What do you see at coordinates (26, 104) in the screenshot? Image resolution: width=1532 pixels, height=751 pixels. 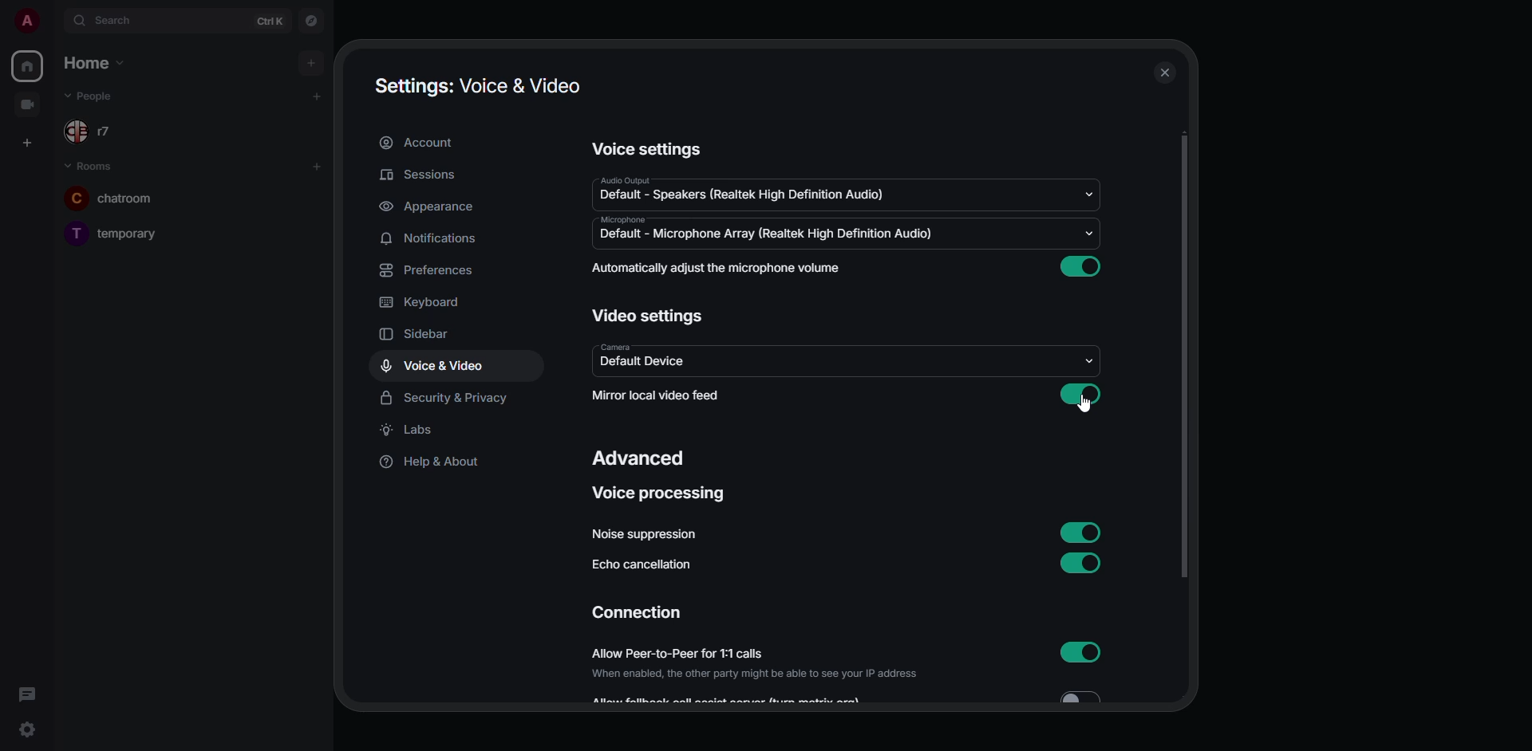 I see `video room` at bounding box center [26, 104].